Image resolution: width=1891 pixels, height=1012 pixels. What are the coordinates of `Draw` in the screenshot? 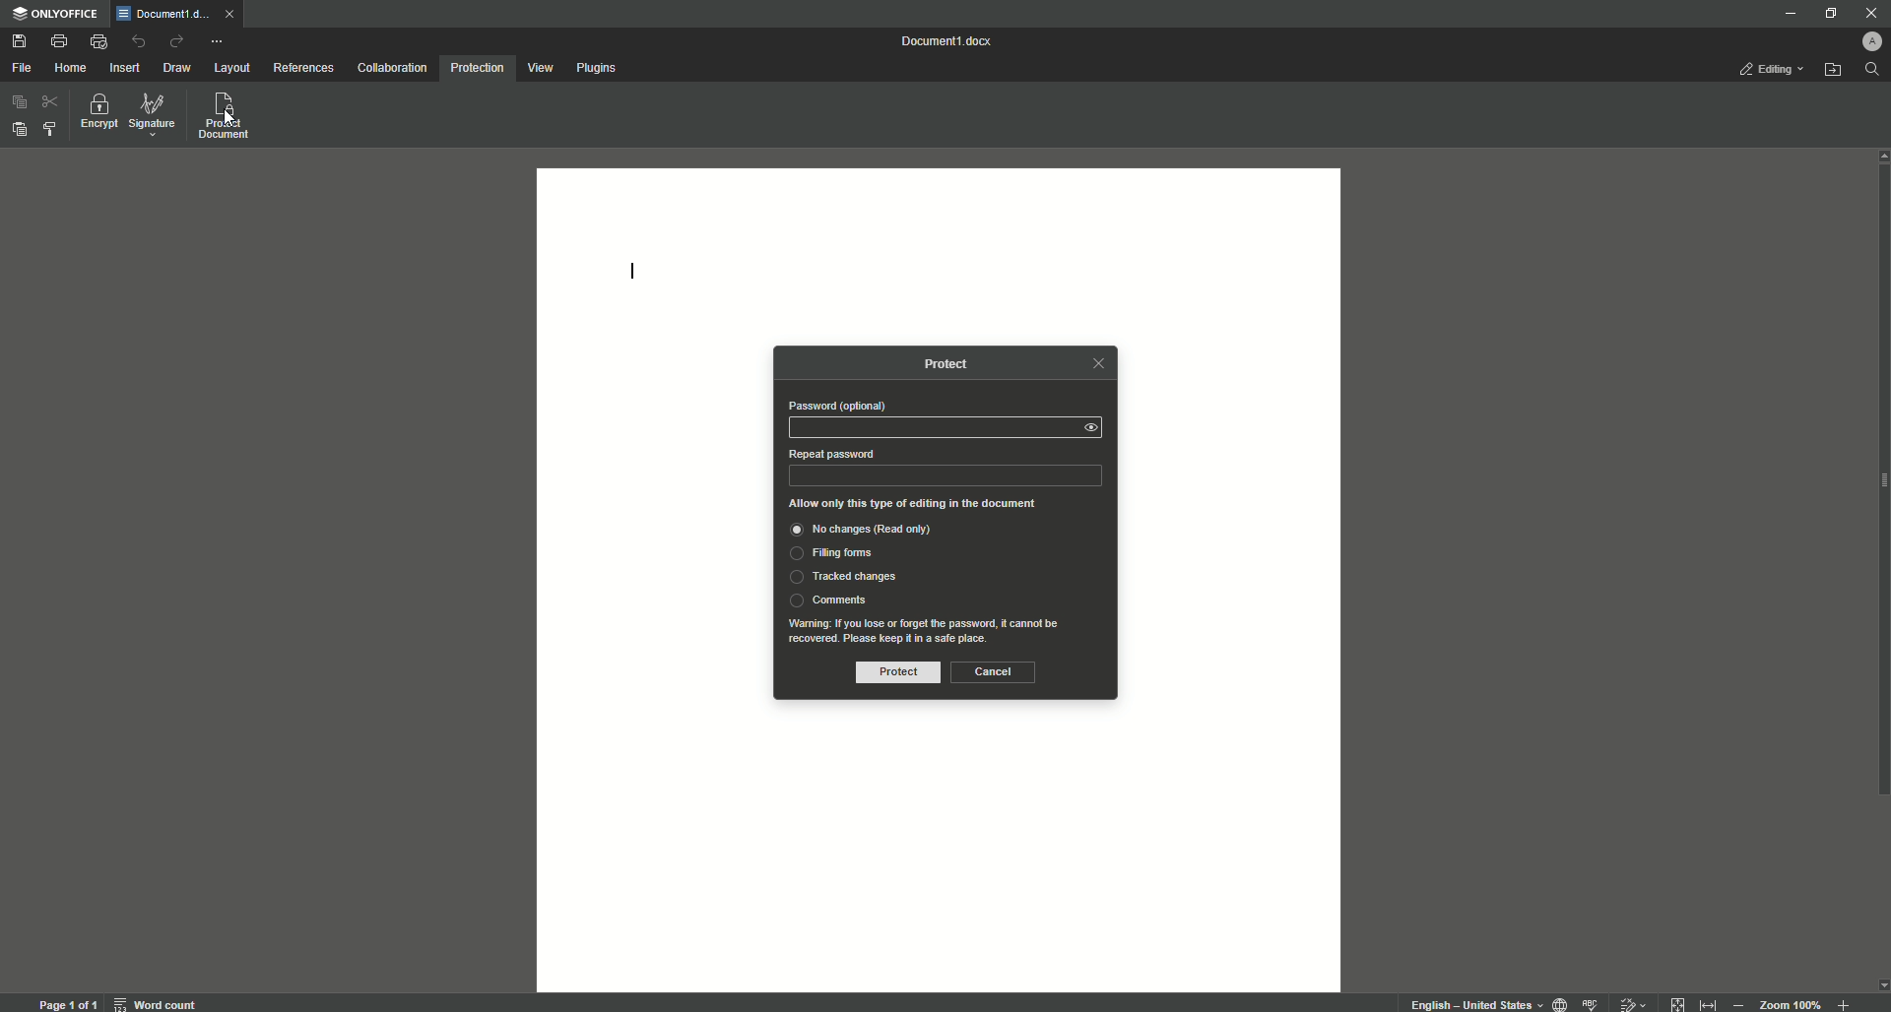 It's located at (179, 68).